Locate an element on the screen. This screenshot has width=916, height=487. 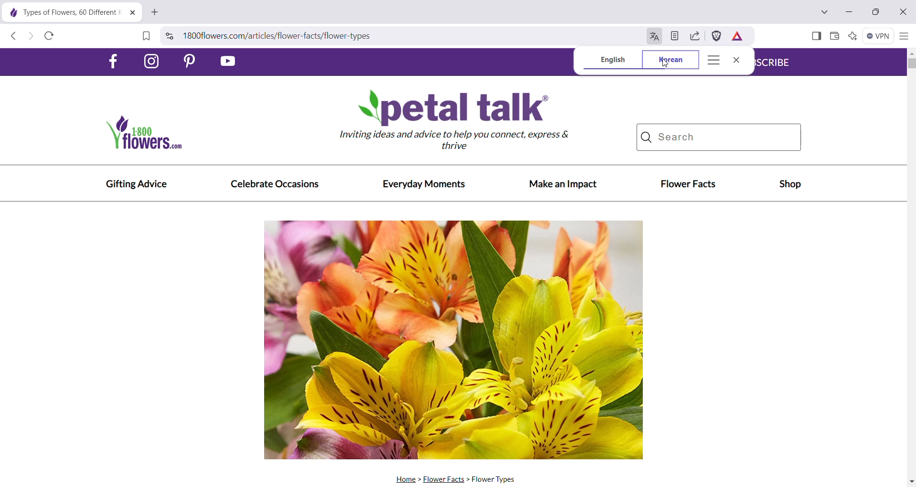
Brave Wallet is located at coordinates (834, 37).